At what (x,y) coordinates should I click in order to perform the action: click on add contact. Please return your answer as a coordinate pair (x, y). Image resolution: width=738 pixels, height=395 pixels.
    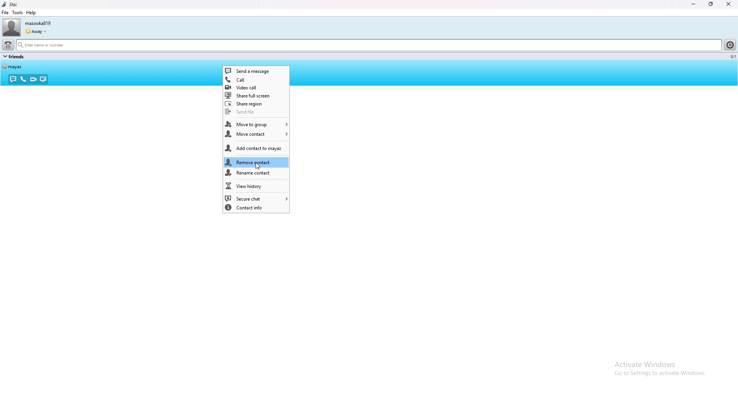
    Looking at the image, I should click on (256, 149).